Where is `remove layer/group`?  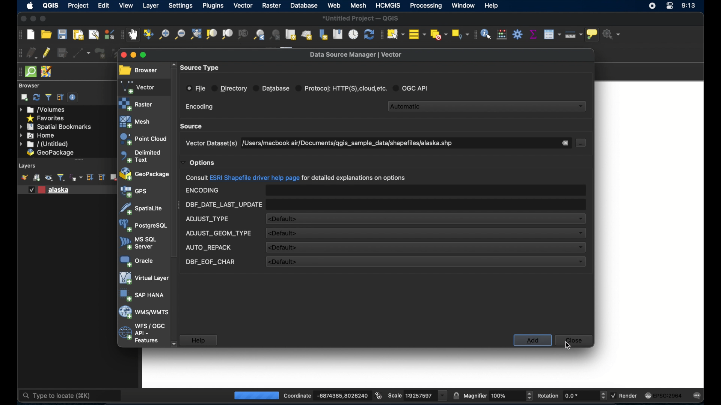 remove layer/group is located at coordinates (114, 177).